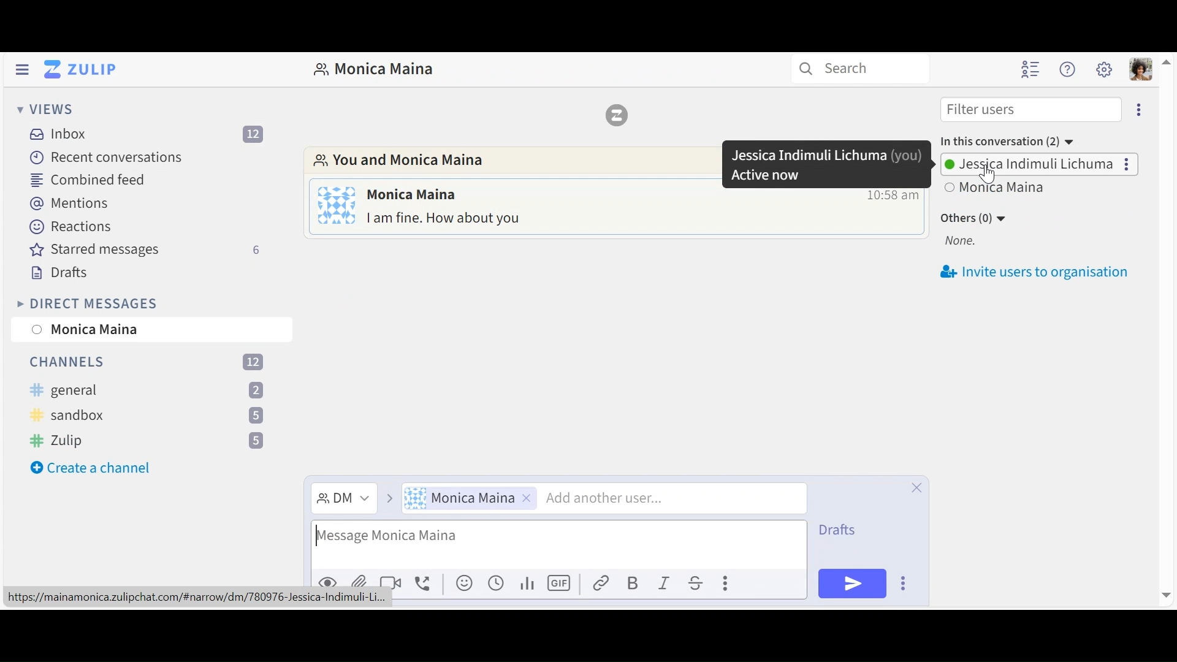 The width and height of the screenshot is (1177, 662). I want to click on move down, so click(1165, 595).